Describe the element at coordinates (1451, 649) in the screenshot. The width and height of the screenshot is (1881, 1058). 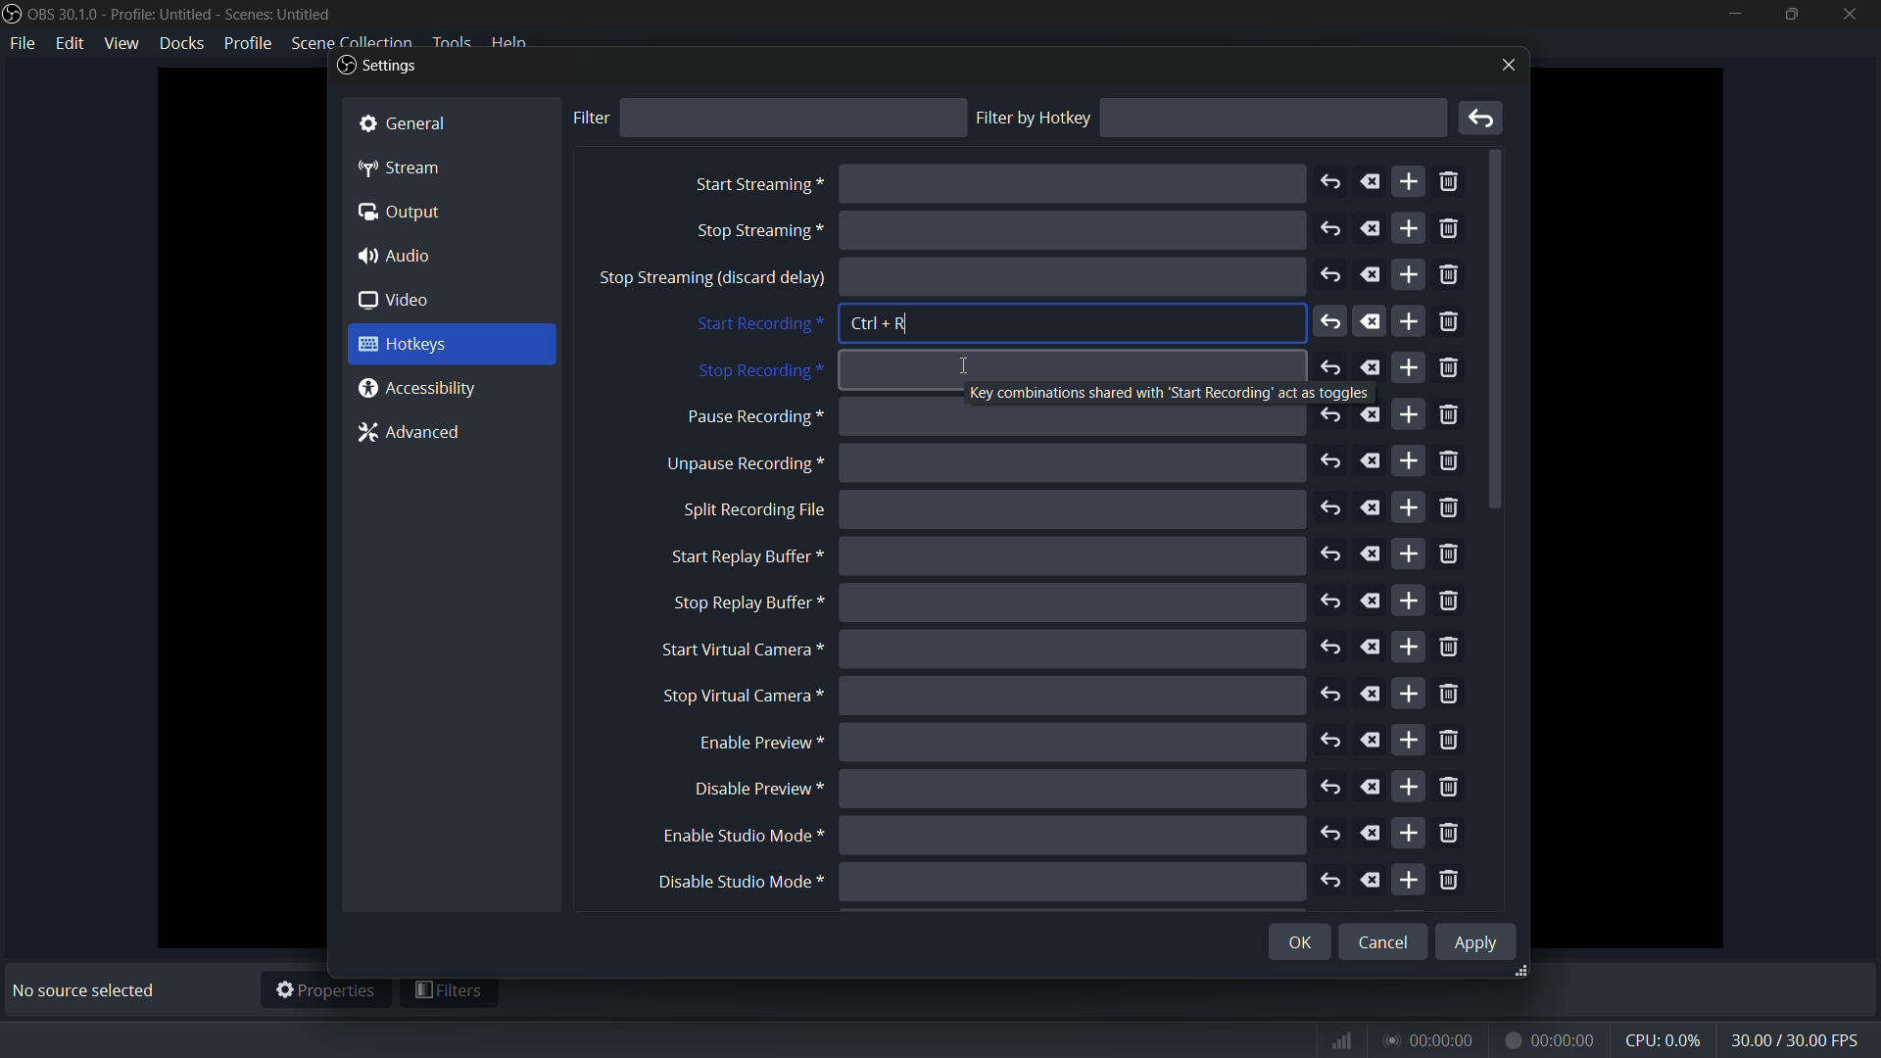
I see `remove` at that location.